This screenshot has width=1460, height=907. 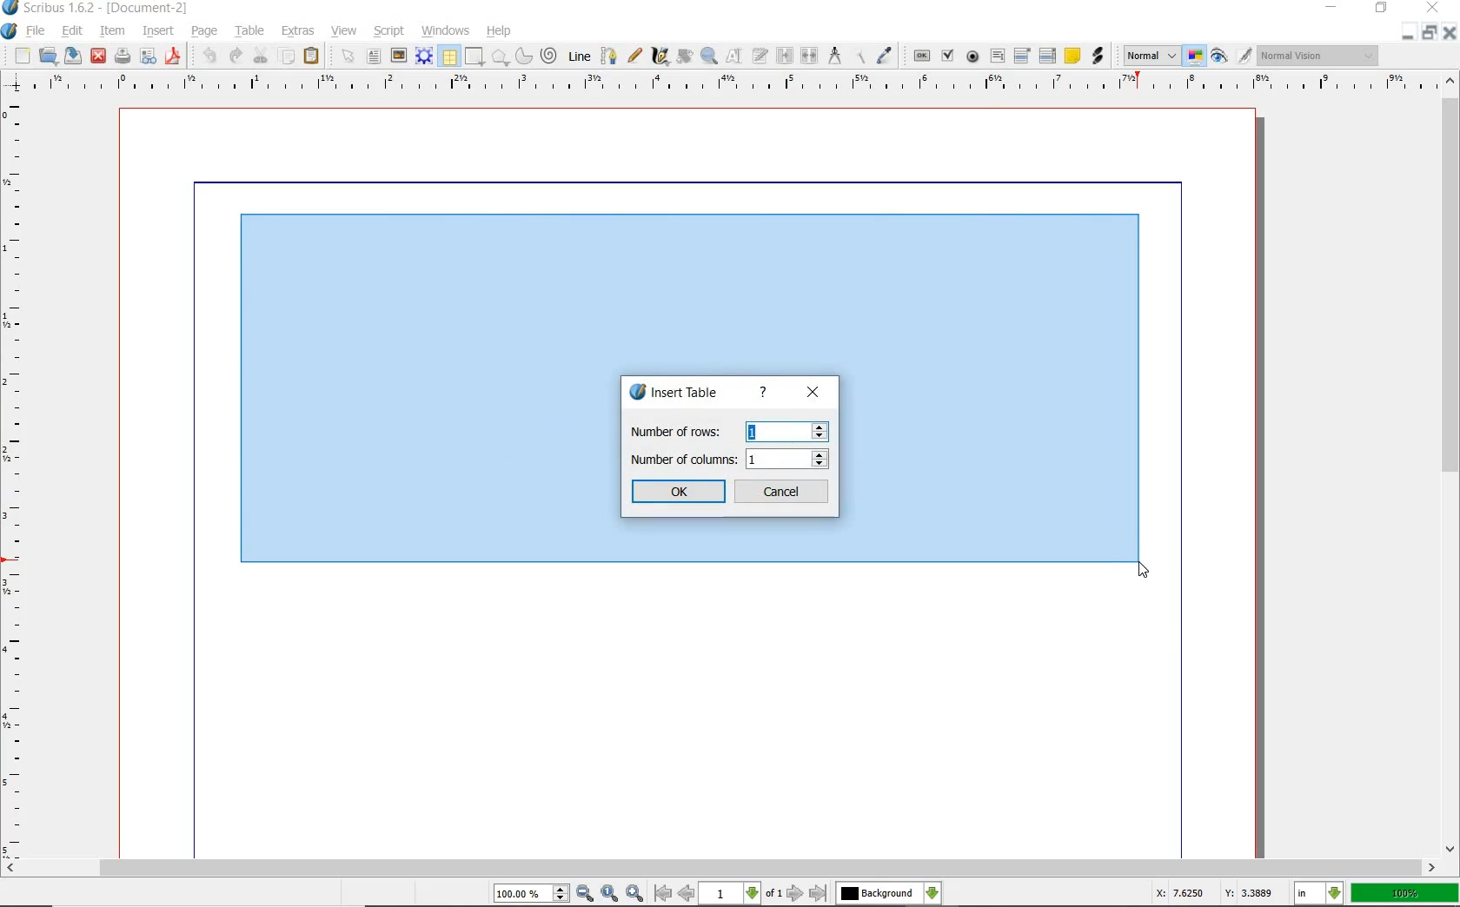 What do you see at coordinates (997, 56) in the screenshot?
I see `pdf text field` at bounding box center [997, 56].